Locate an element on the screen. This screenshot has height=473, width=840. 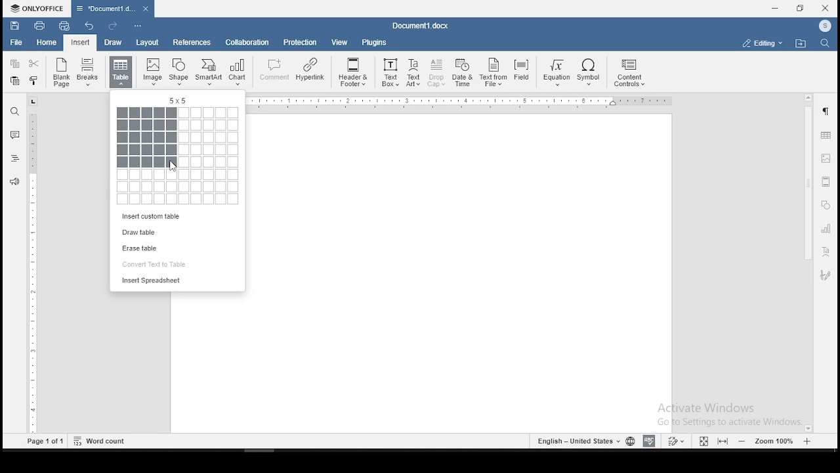
headers & footers is located at coordinates (826, 181).